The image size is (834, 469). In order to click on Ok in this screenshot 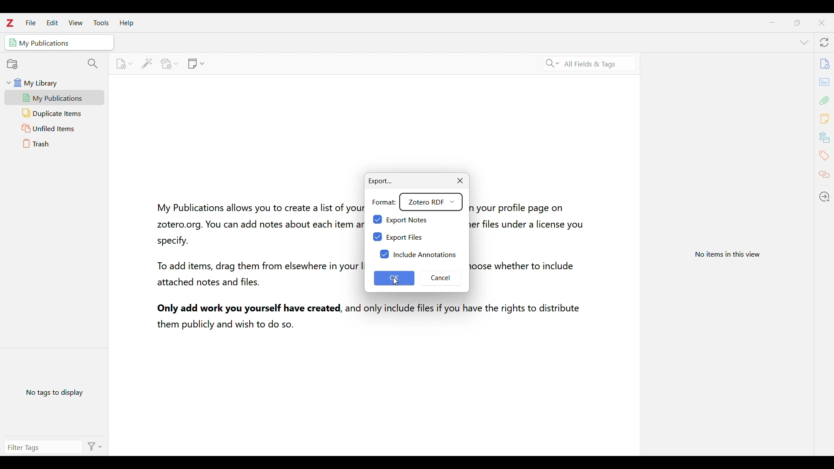, I will do `click(396, 278)`.